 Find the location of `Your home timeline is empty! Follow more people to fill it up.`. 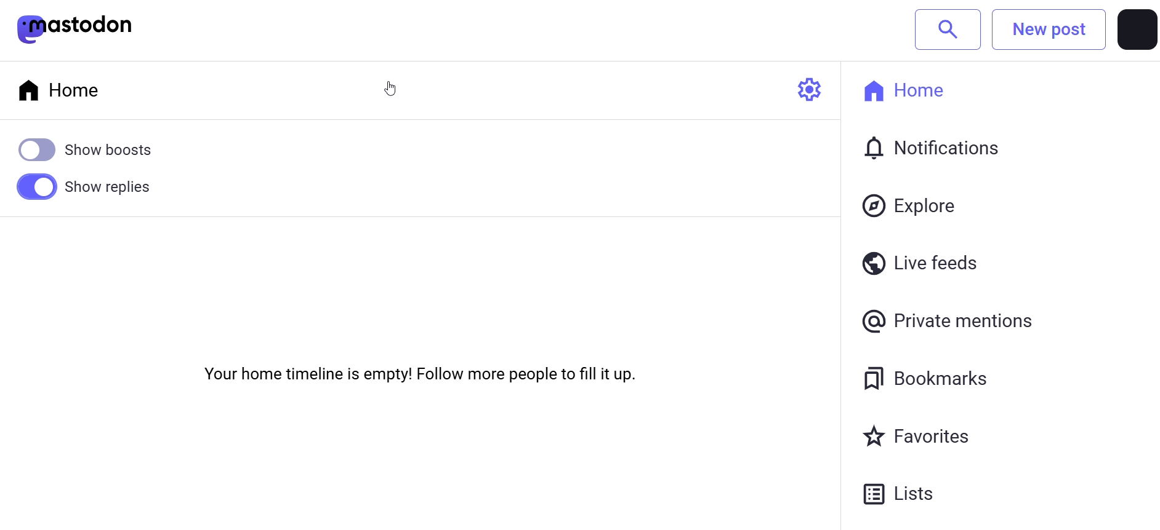

Your home timeline is empty! Follow more people to fill it up. is located at coordinates (417, 370).